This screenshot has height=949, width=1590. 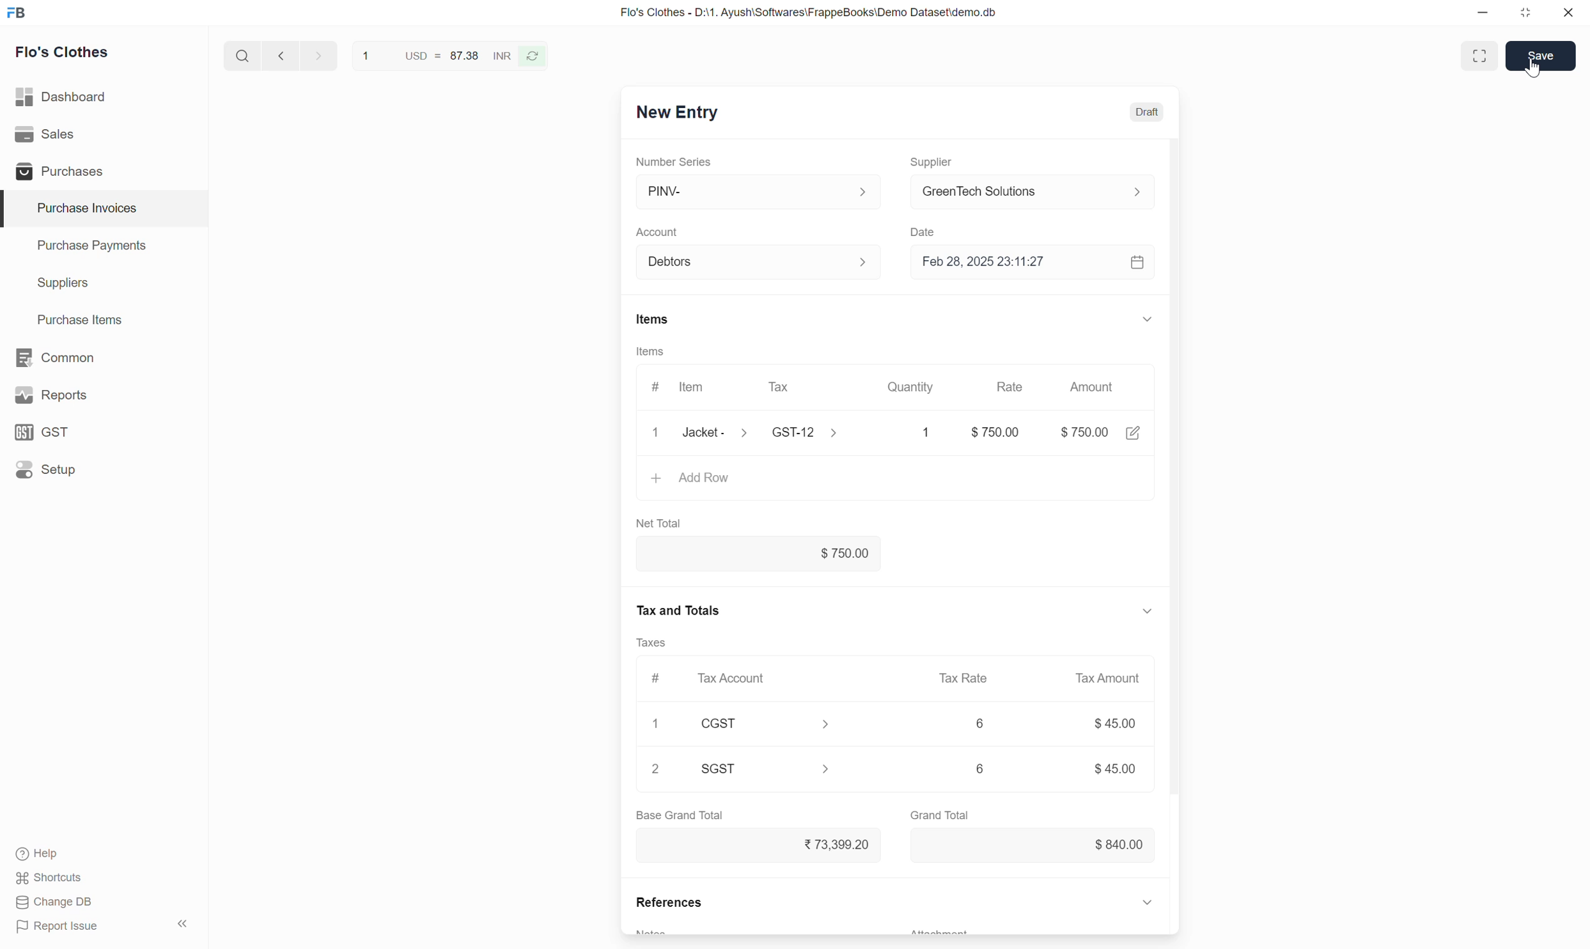 What do you see at coordinates (673, 162) in the screenshot?
I see `Number Series` at bounding box center [673, 162].